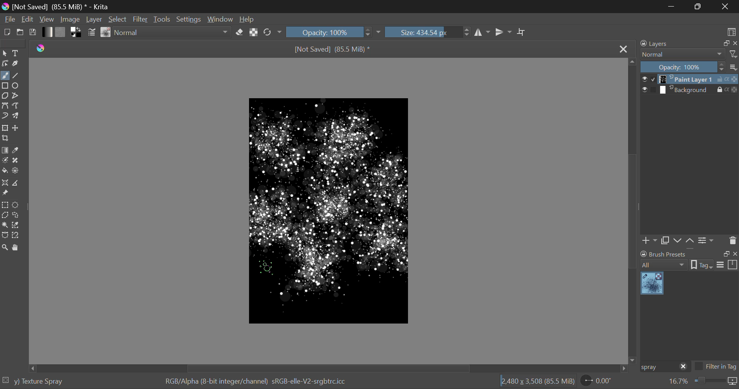 The height and width of the screenshot is (389, 739). Describe the element at coordinates (17, 52) in the screenshot. I see `Text` at that location.